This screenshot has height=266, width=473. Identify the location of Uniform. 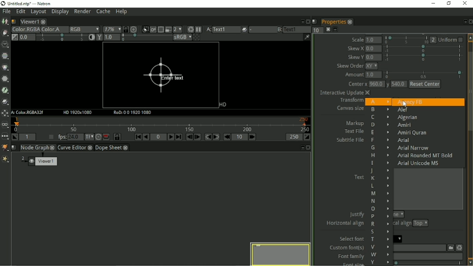
(452, 39).